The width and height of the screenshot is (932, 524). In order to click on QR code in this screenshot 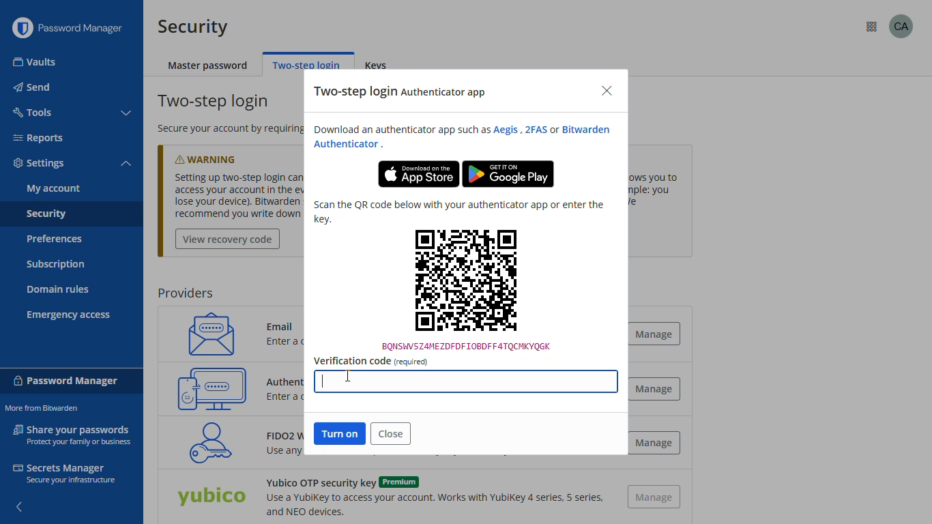, I will do `click(467, 289)`.